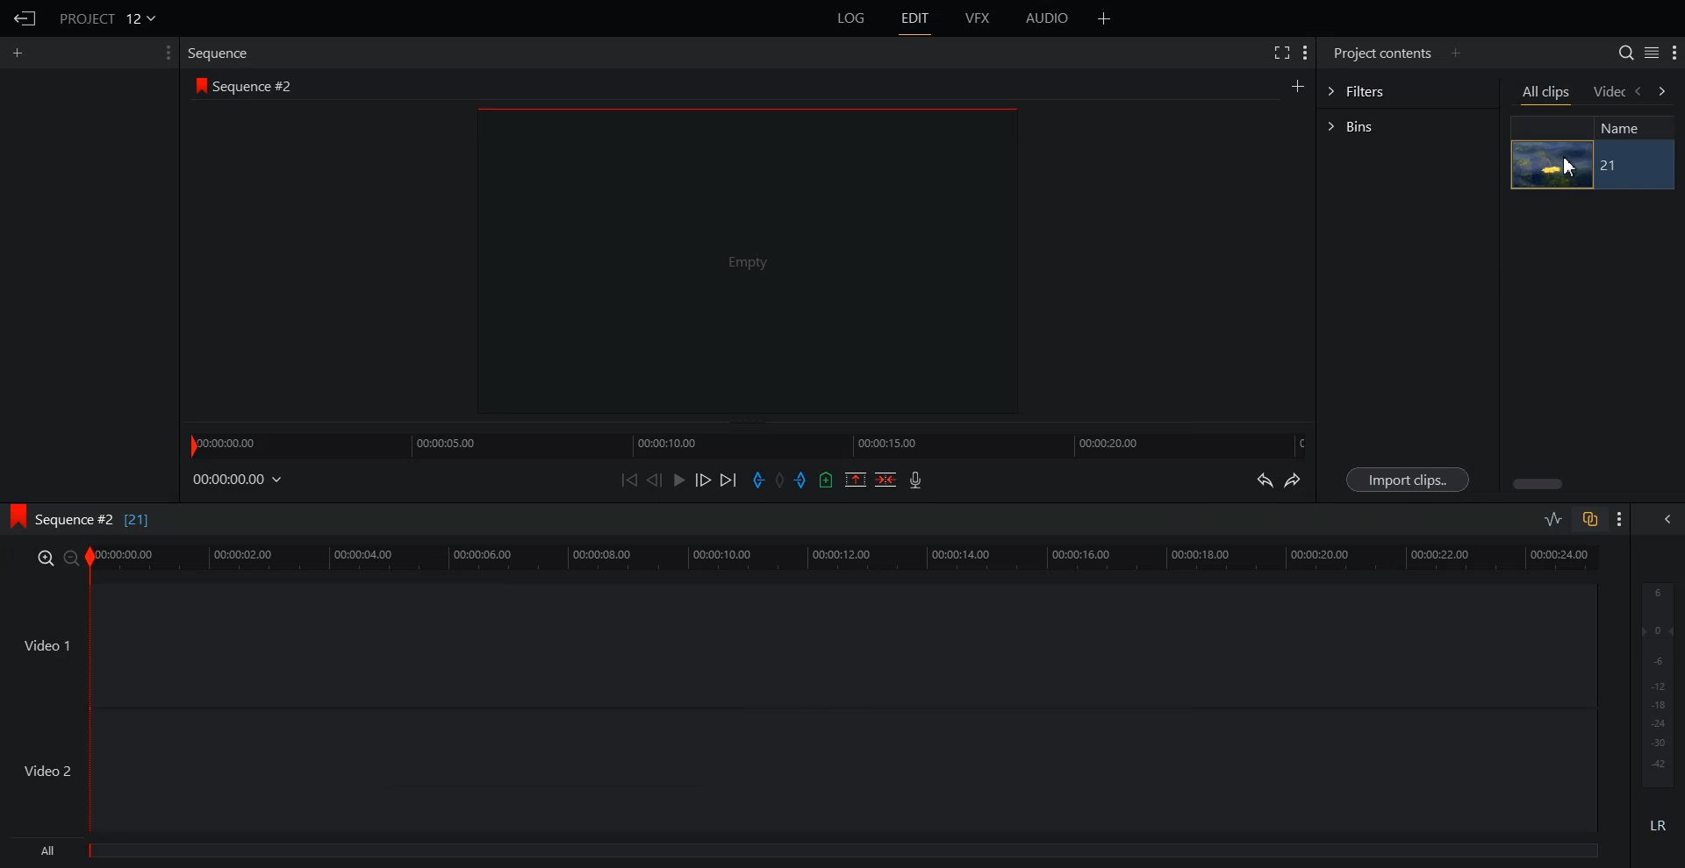 The height and width of the screenshot is (868, 1685). Describe the element at coordinates (679, 479) in the screenshot. I see `Play` at that location.